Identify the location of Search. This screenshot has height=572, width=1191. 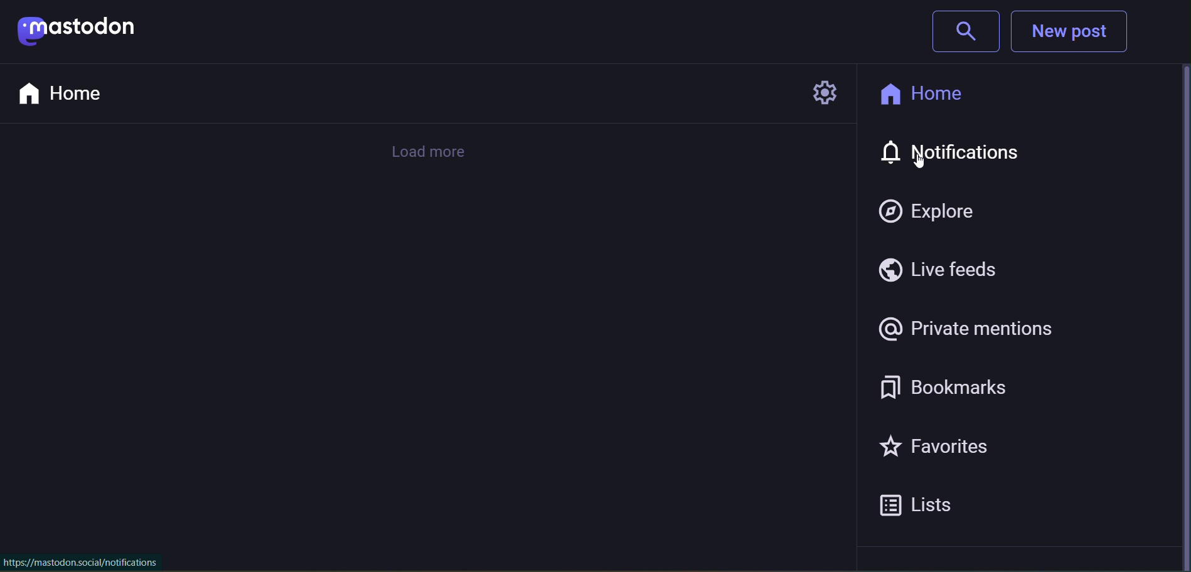
(965, 30).